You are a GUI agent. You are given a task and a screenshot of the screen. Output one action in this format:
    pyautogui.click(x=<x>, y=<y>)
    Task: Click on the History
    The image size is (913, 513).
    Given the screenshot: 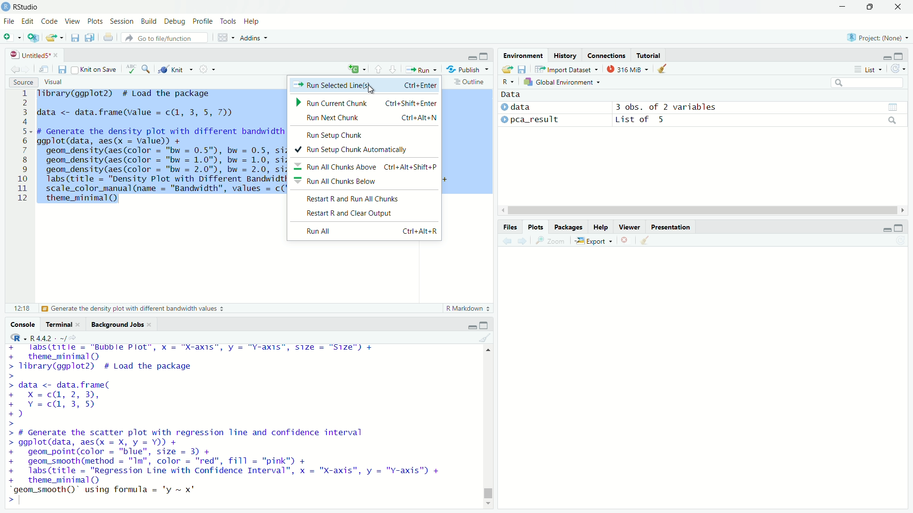 What is the action you would take?
    pyautogui.click(x=565, y=55)
    